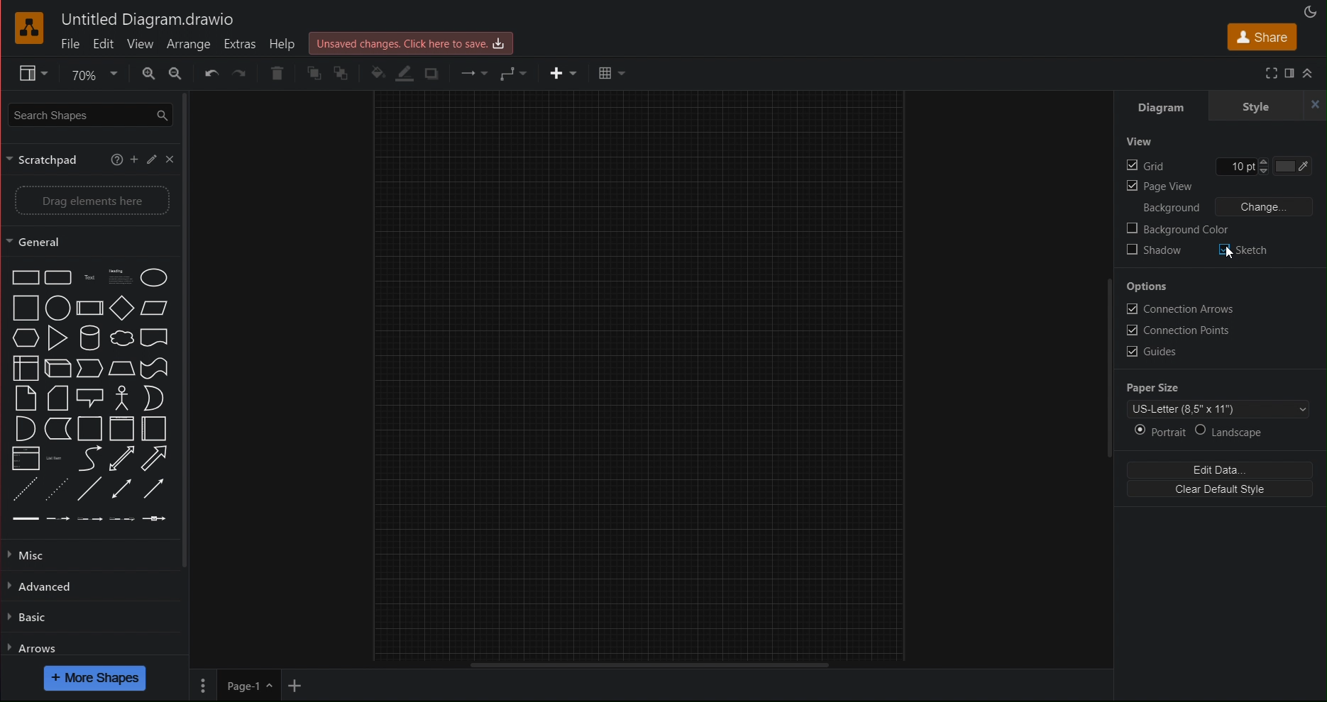  I want to click on bidirectional connector, so click(122, 489).